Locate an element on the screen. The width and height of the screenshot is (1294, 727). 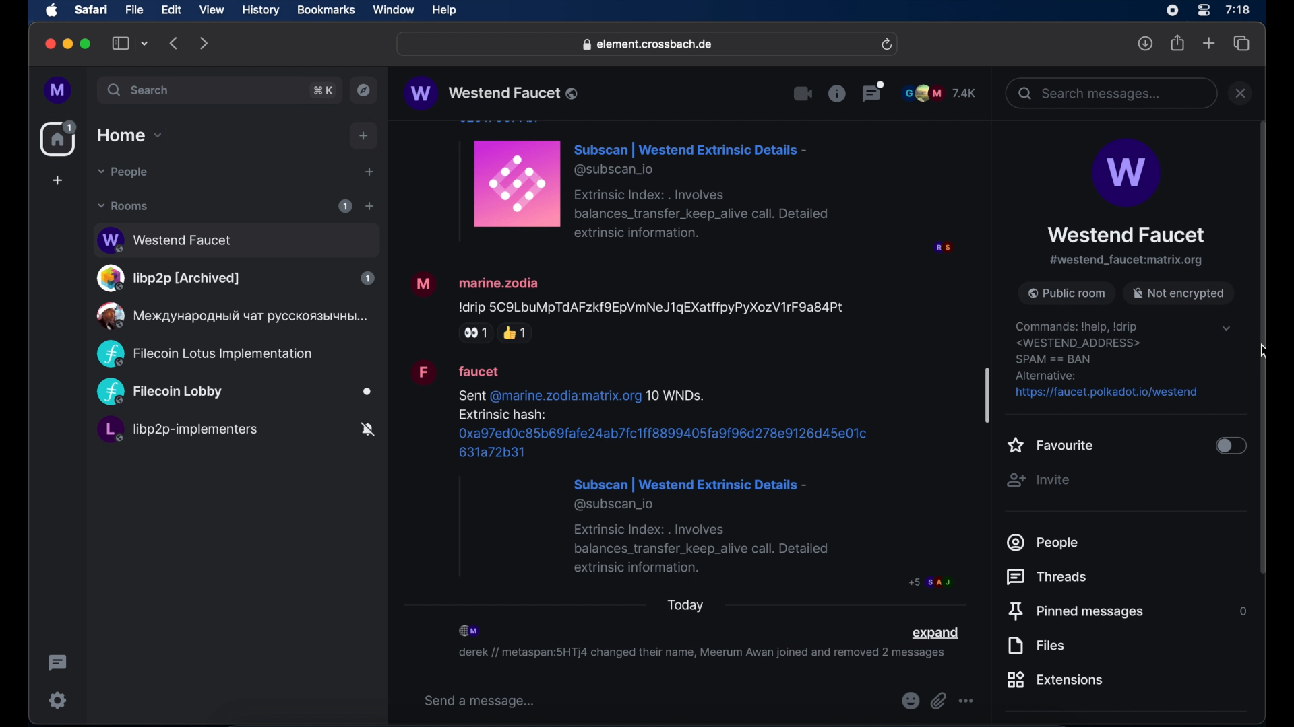
apple icon is located at coordinates (52, 11).